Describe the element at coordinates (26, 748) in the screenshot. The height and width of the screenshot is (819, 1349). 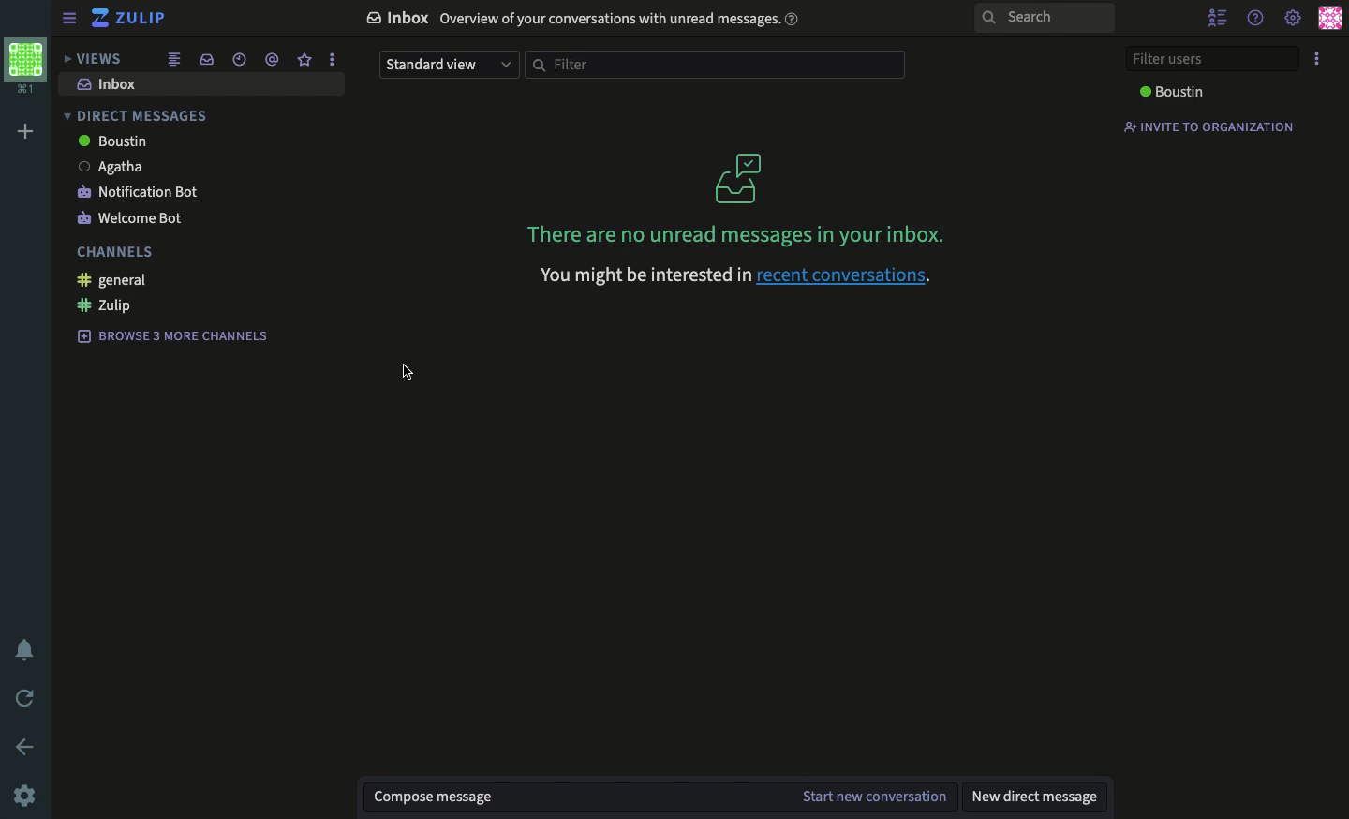
I see `back` at that location.